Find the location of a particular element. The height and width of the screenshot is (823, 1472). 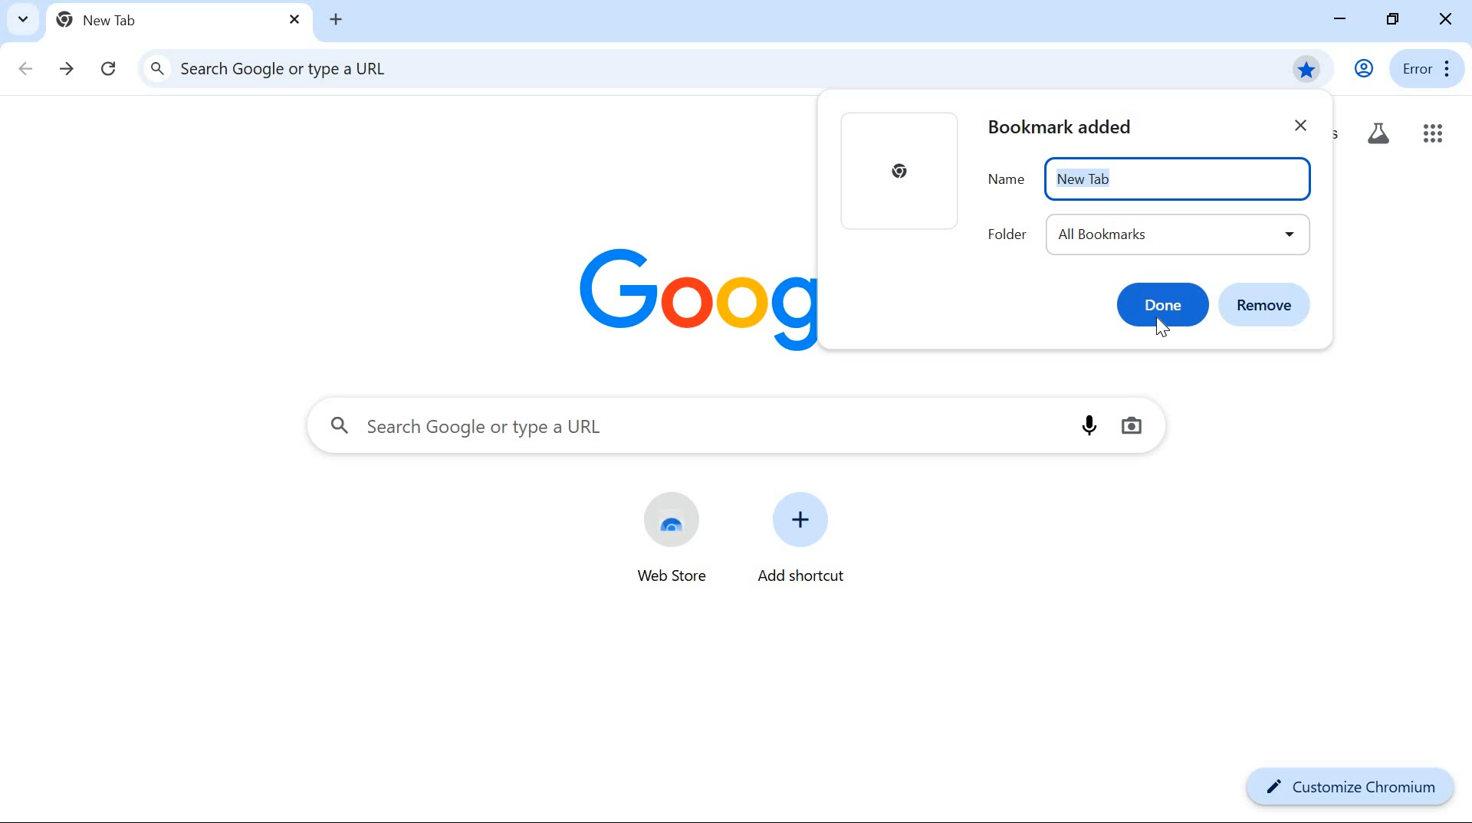

close window is located at coordinates (1446, 19).